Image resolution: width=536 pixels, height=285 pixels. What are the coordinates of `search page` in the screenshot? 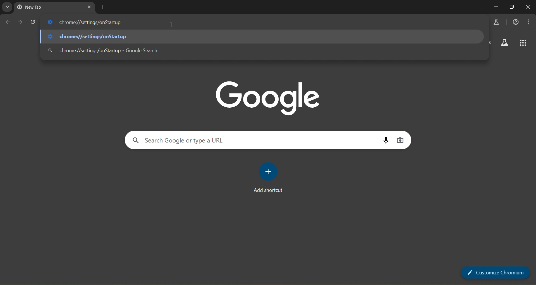 It's located at (5, 8).